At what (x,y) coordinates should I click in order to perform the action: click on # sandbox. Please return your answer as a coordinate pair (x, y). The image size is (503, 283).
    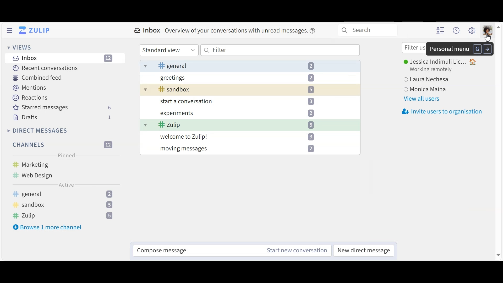
    Looking at the image, I should click on (64, 205).